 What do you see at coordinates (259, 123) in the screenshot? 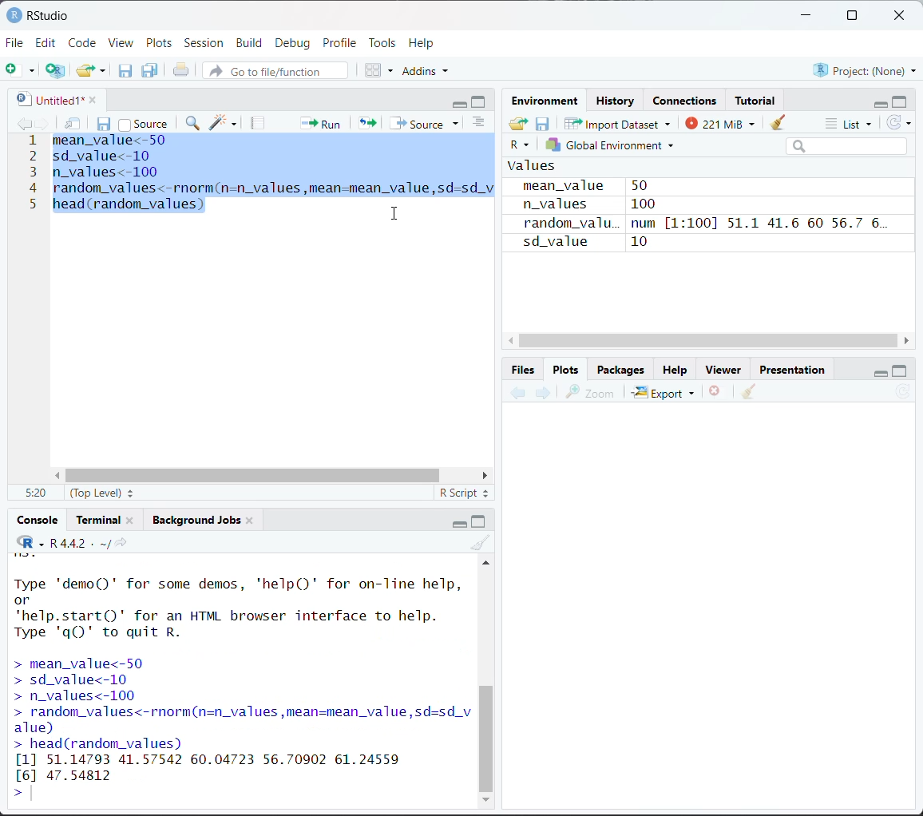
I see `compile report` at bounding box center [259, 123].